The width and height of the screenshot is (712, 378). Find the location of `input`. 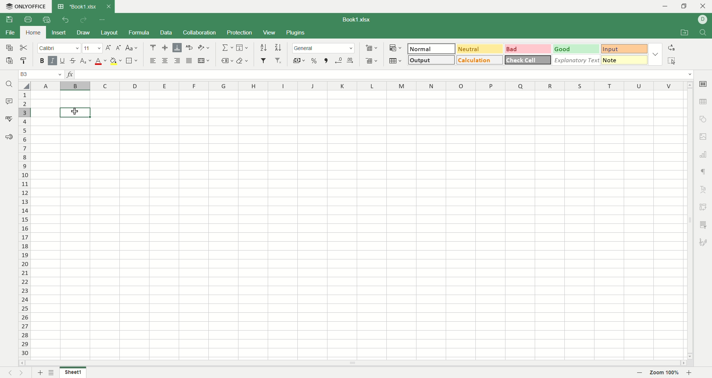

input is located at coordinates (625, 60).